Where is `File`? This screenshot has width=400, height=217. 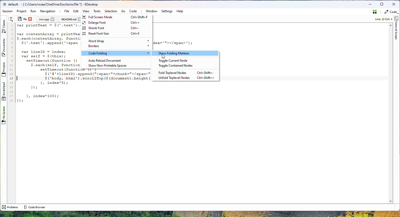
File is located at coordinates (66, 11).